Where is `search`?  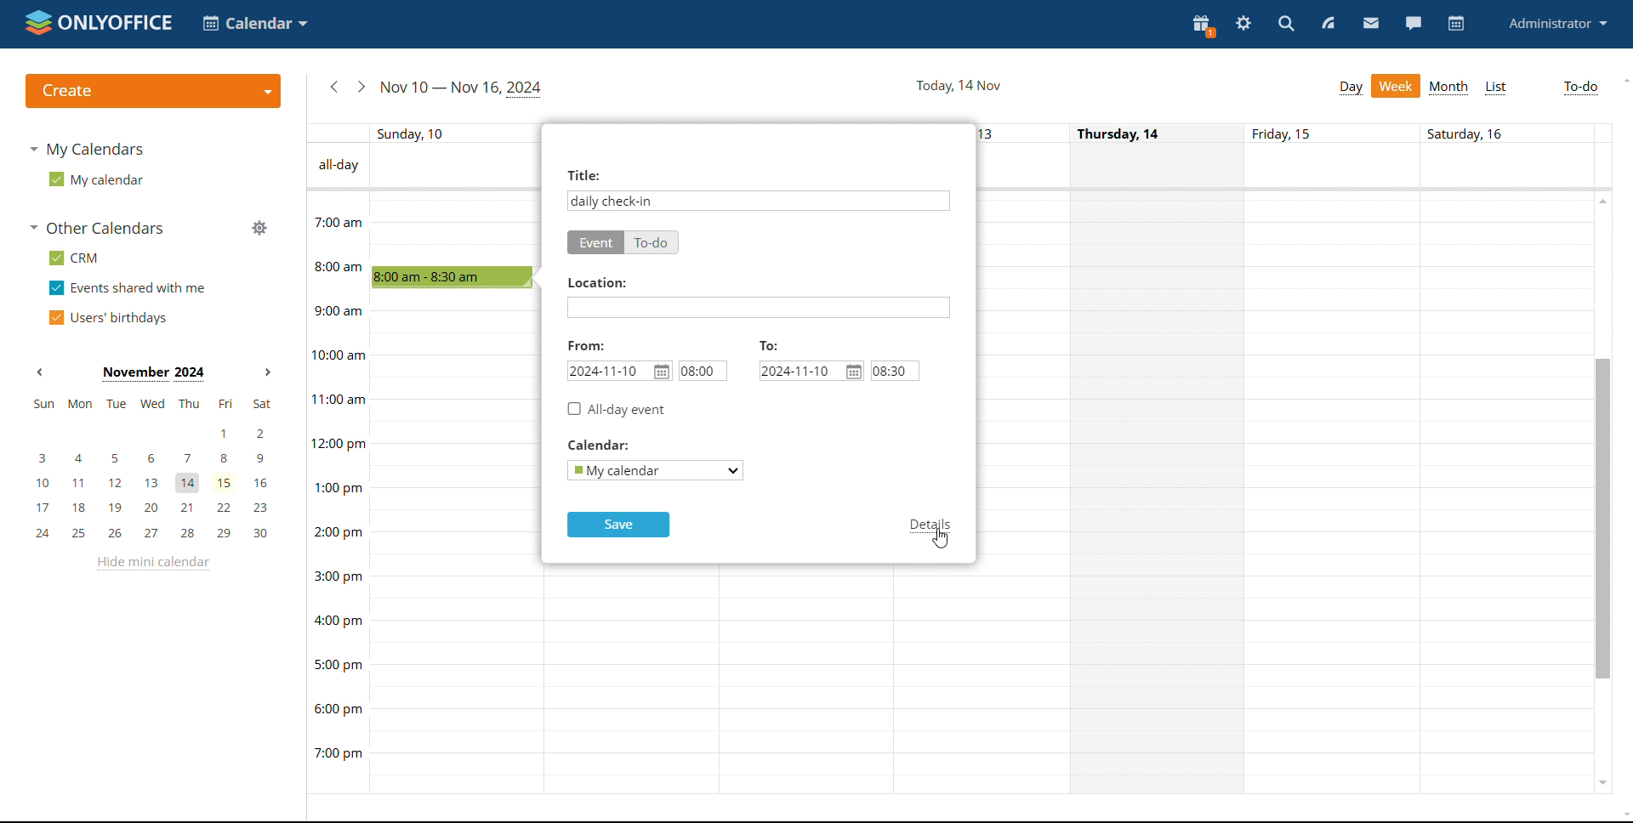 search is located at coordinates (1285, 25).